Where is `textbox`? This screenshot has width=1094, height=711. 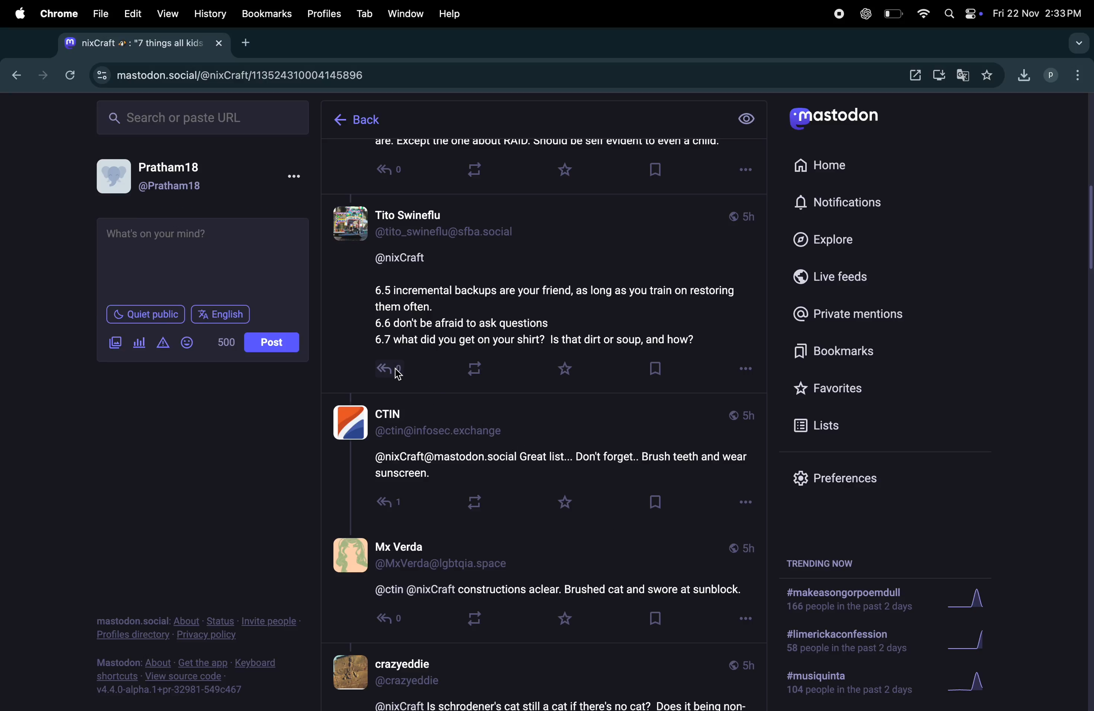
textbox is located at coordinates (201, 259).